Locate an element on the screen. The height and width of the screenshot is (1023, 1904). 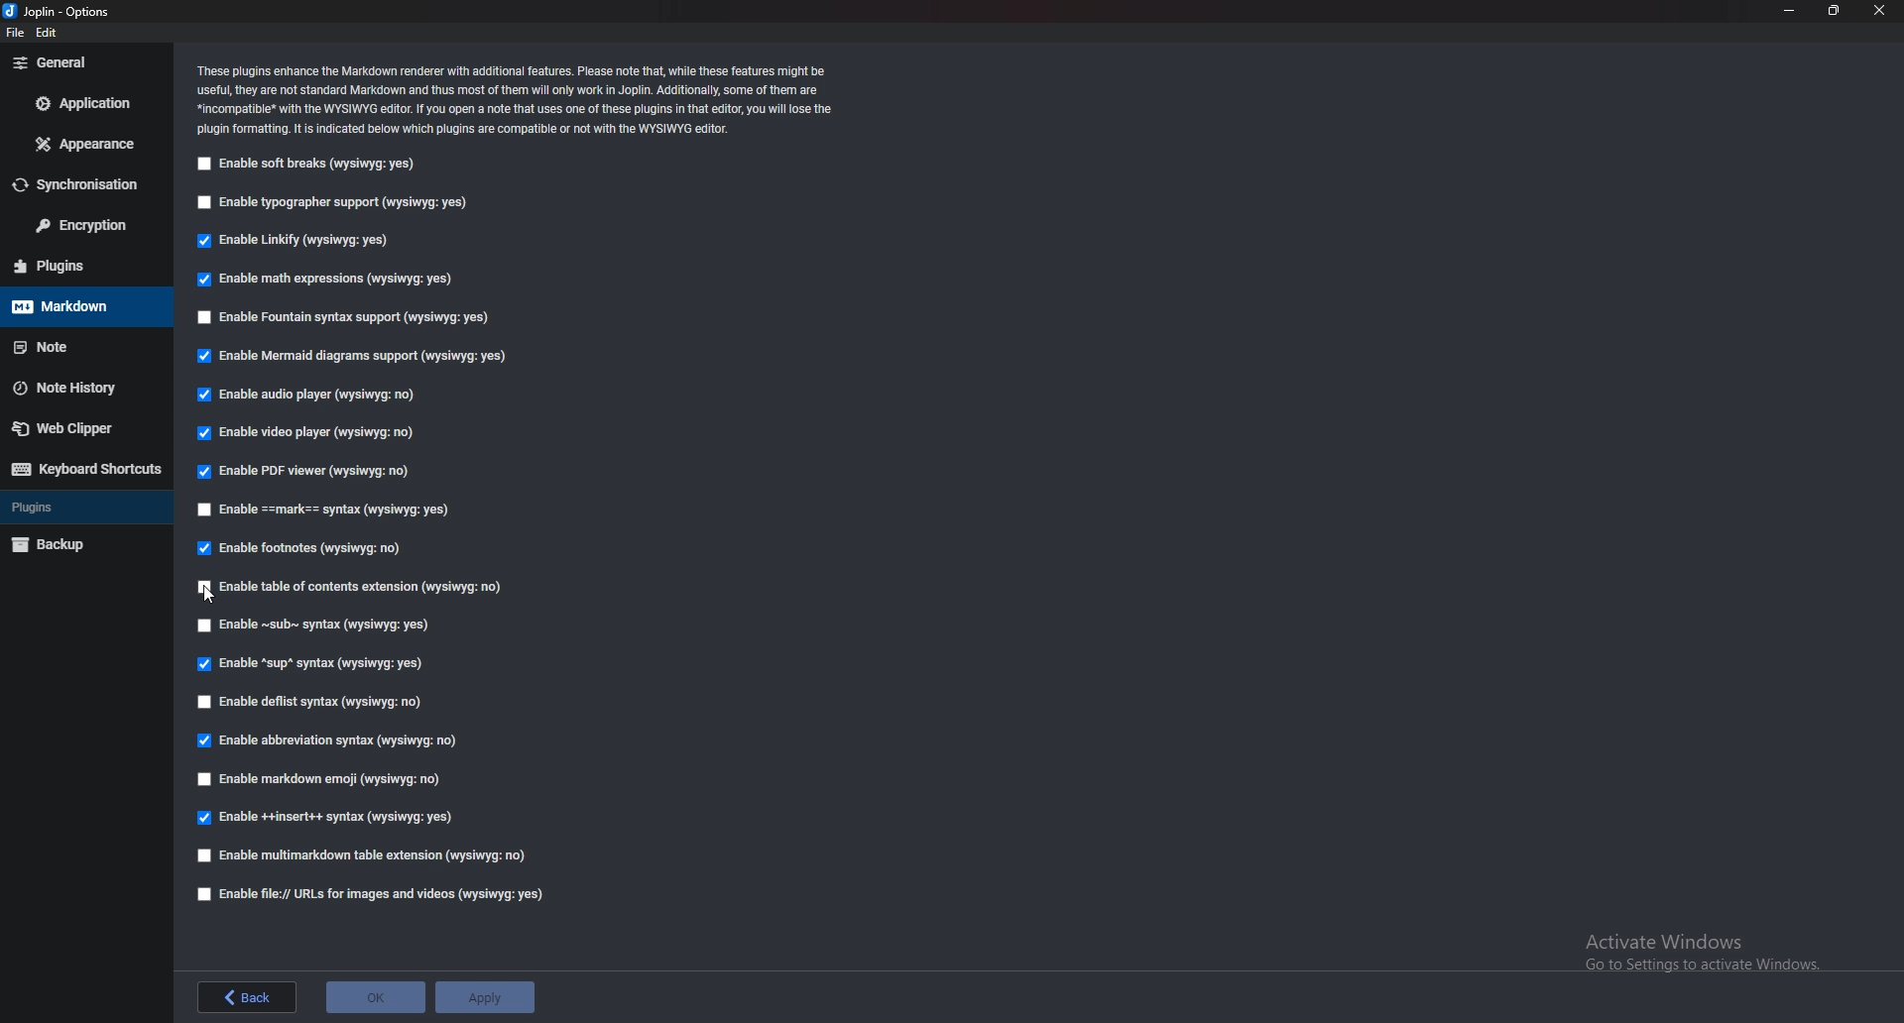
Synchronization is located at coordinates (84, 185).